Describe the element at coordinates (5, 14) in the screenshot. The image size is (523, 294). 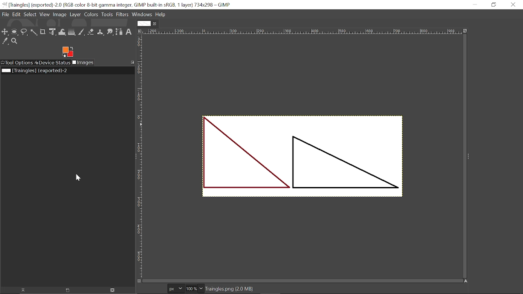
I see `File` at that location.